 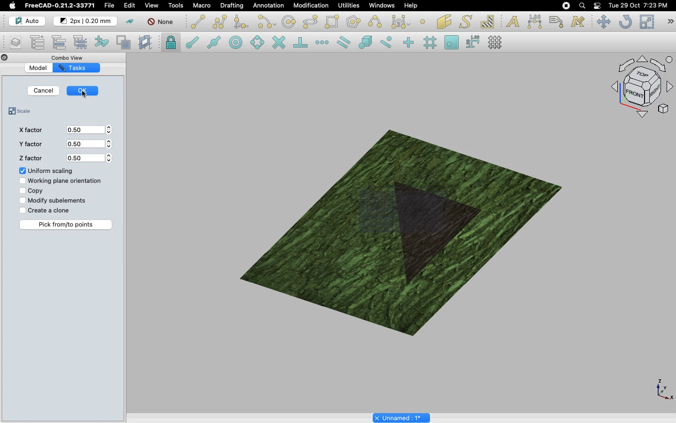 What do you see at coordinates (177, 6) in the screenshot?
I see `Tools` at bounding box center [177, 6].